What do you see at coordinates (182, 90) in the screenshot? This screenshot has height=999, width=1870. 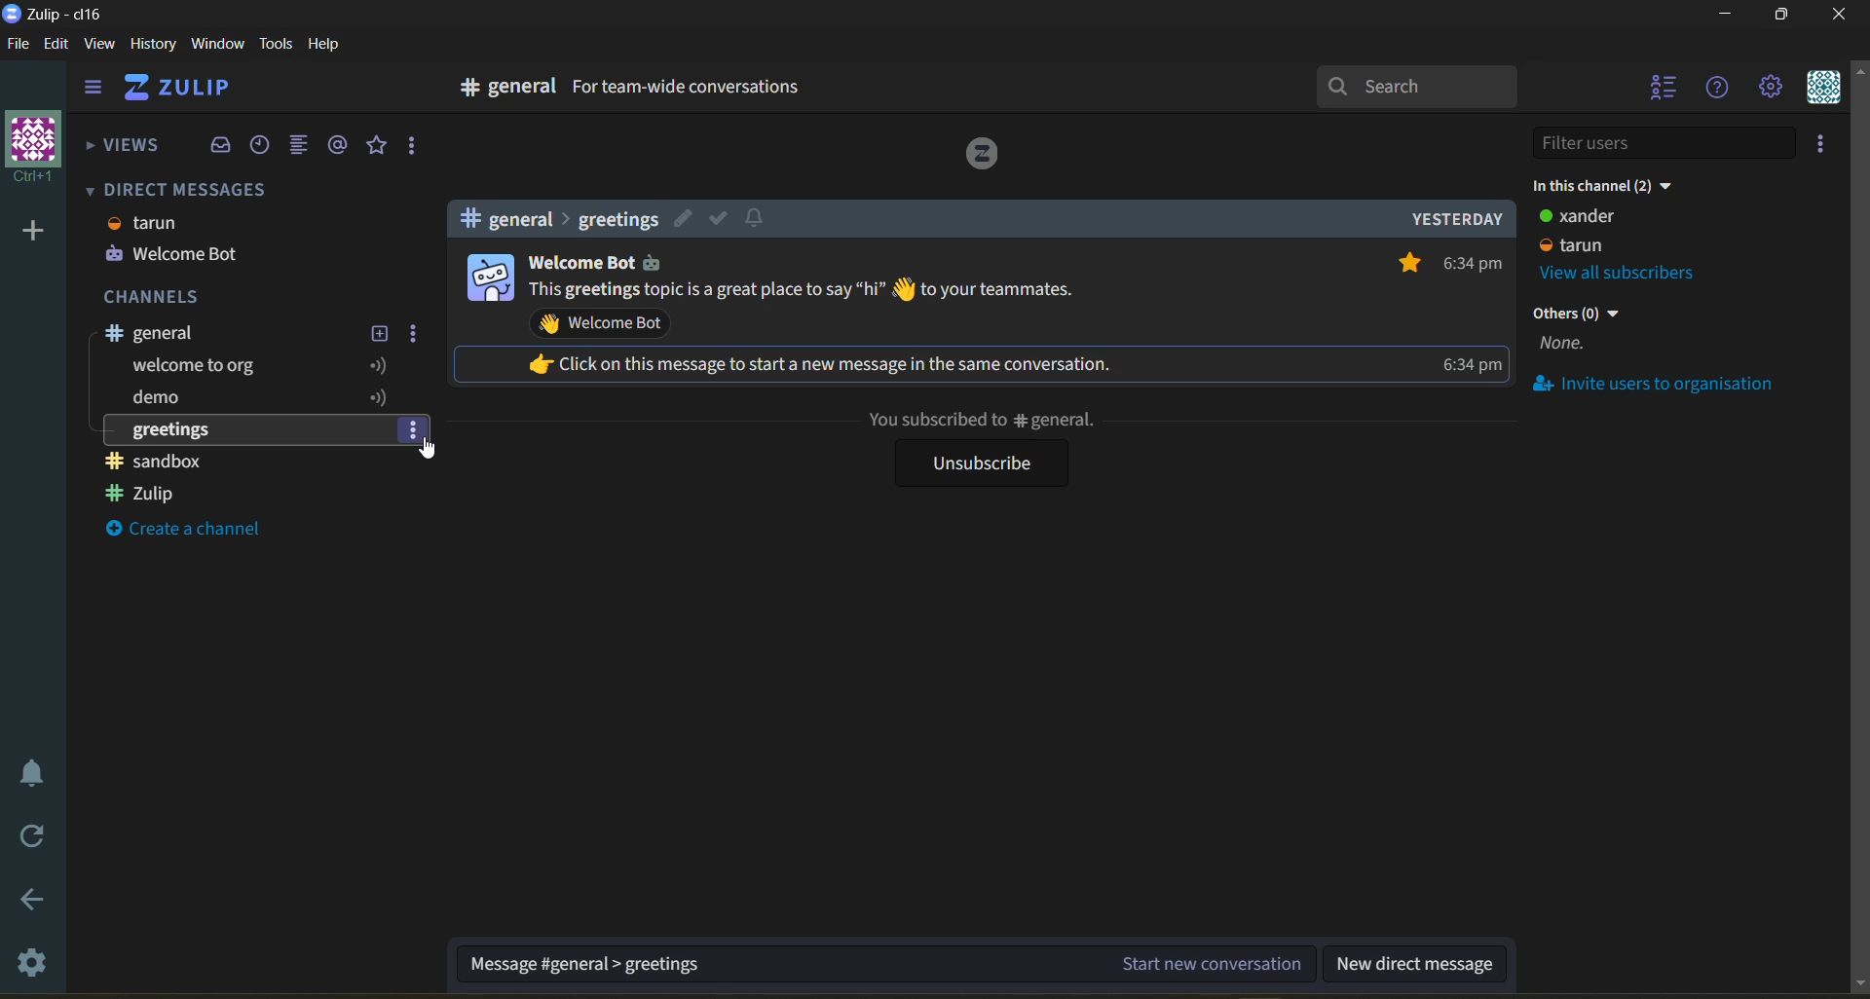 I see `home view` at bounding box center [182, 90].